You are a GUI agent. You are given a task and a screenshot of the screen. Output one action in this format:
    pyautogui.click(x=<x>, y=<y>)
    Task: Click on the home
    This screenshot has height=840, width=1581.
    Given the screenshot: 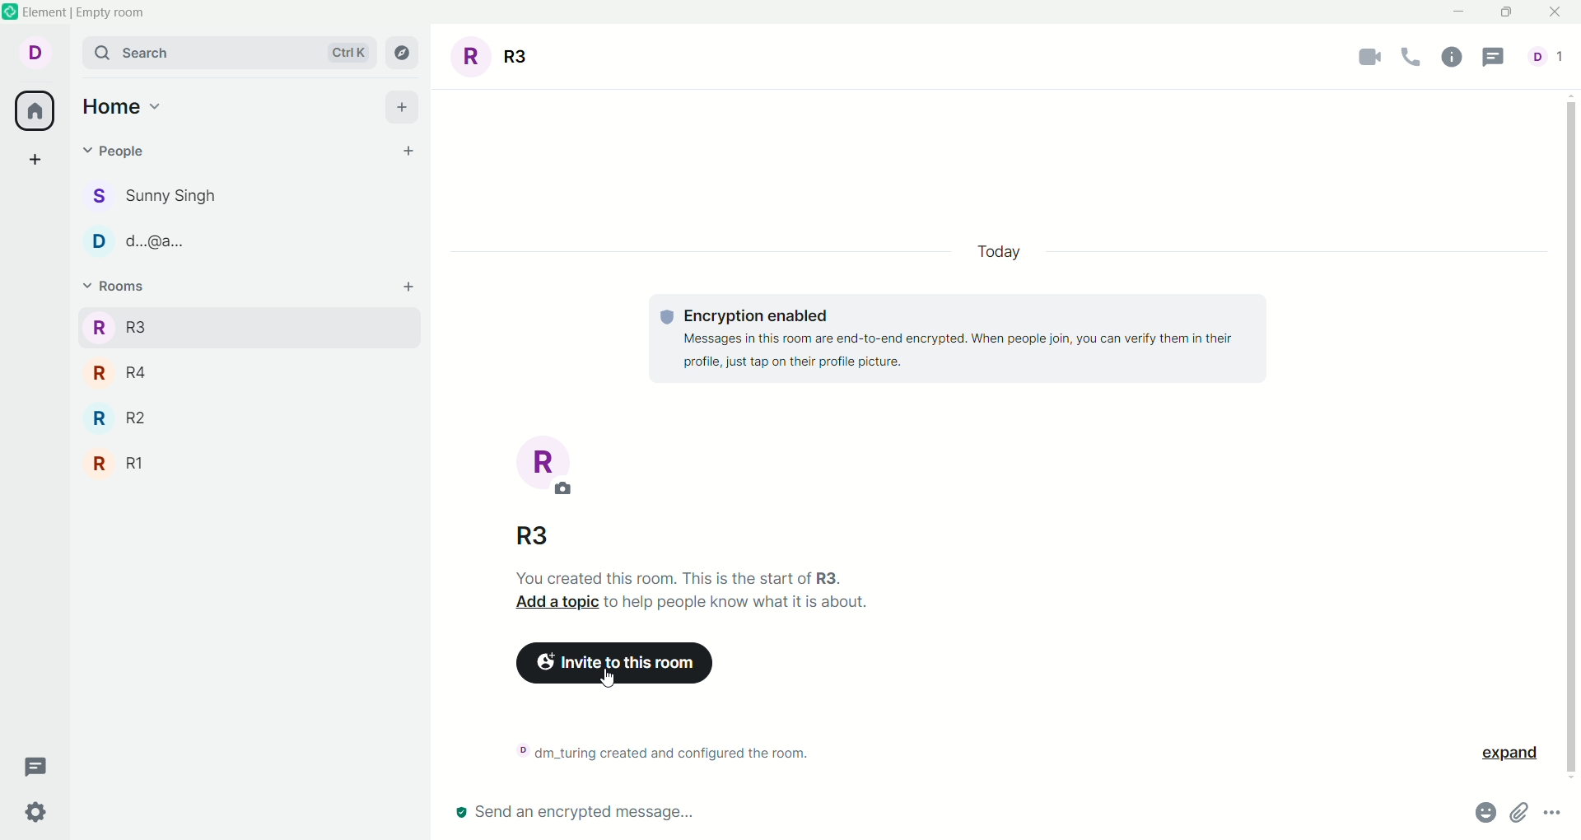 What is the action you would take?
    pyautogui.click(x=126, y=107)
    